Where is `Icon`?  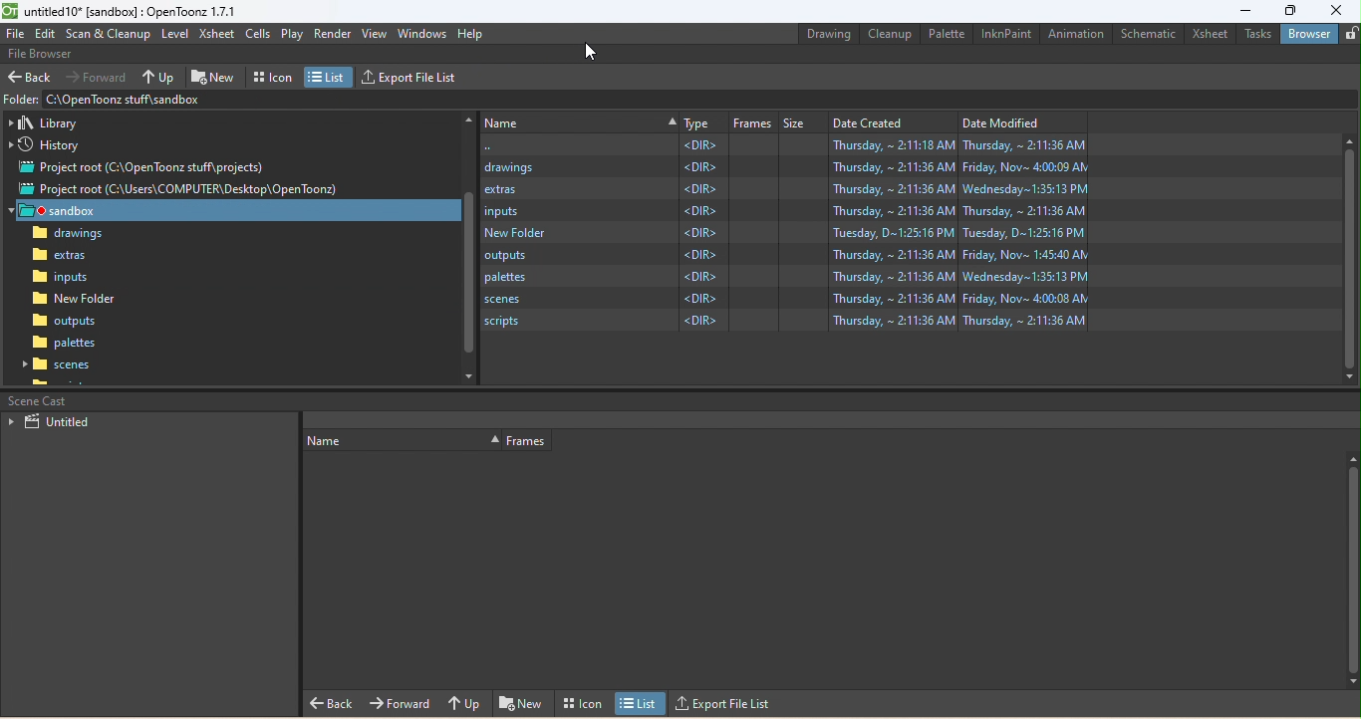
Icon is located at coordinates (273, 77).